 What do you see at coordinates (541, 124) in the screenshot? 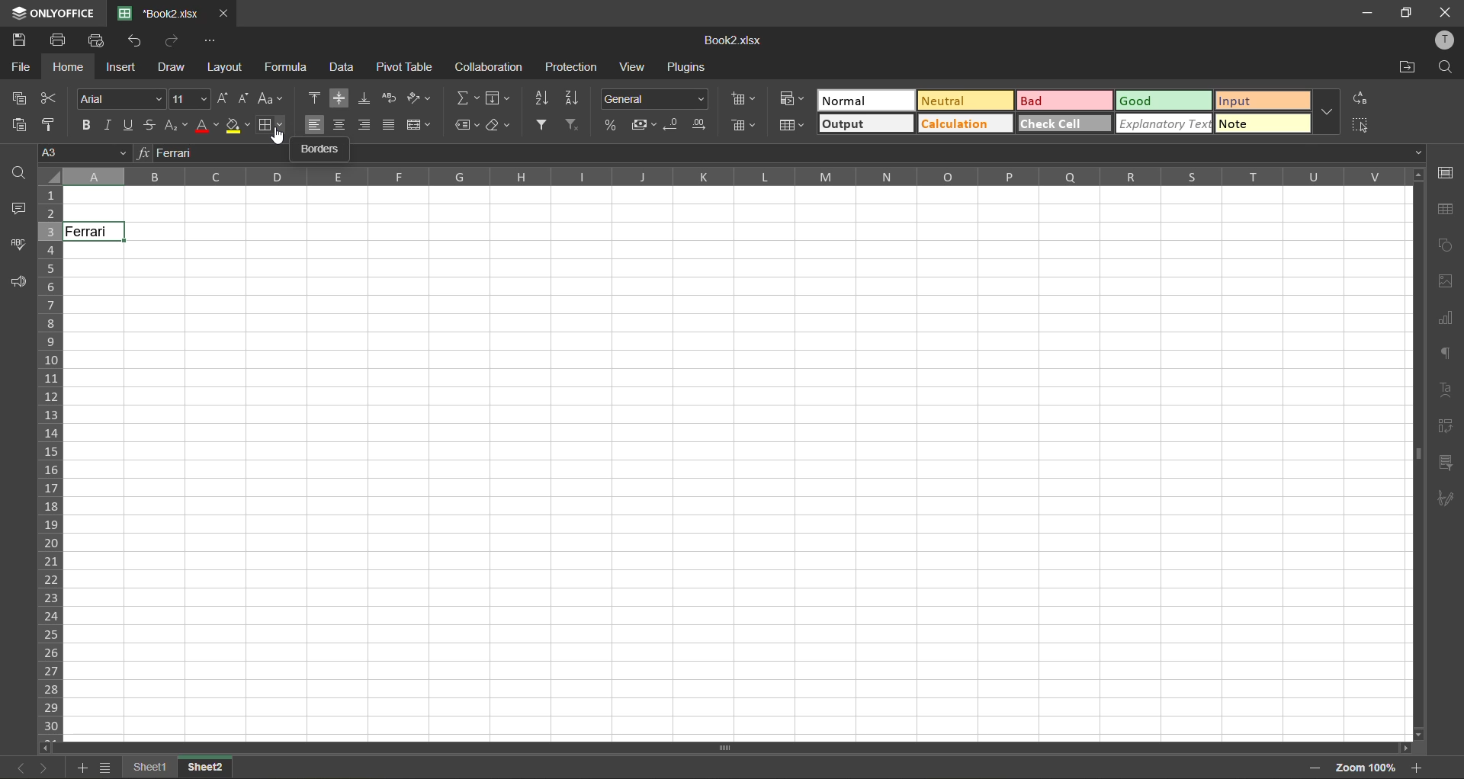
I see `filter` at bounding box center [541, 124].